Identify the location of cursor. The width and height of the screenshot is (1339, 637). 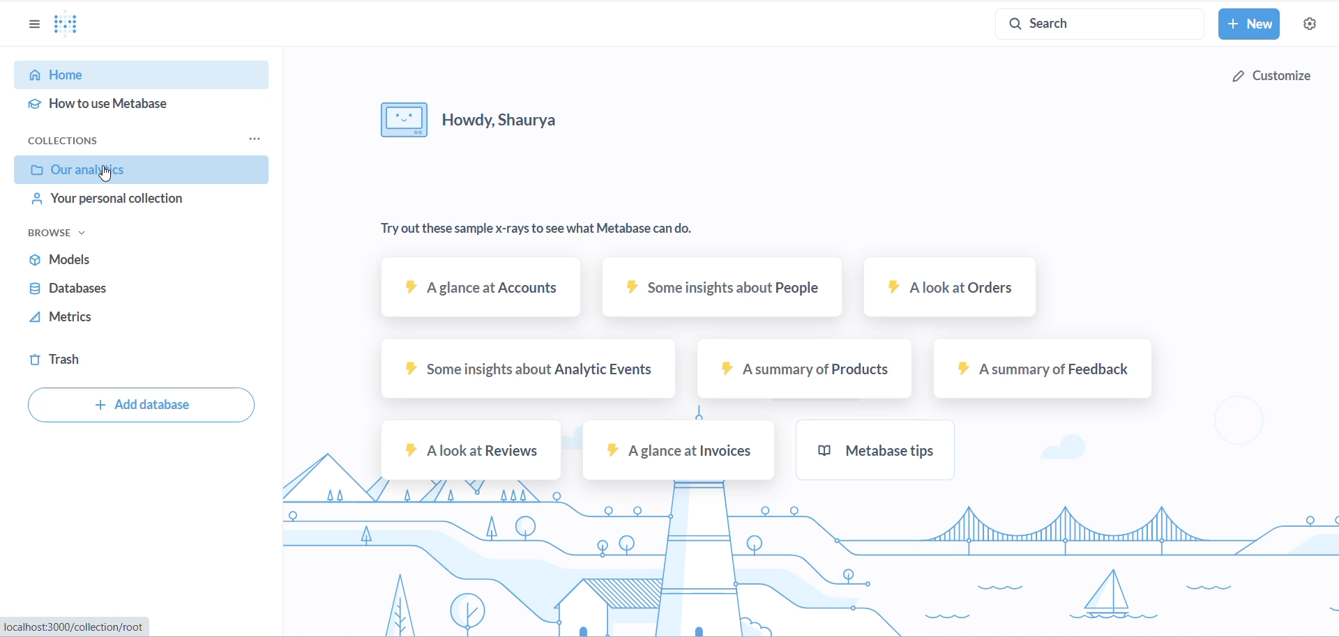
(108, 174).